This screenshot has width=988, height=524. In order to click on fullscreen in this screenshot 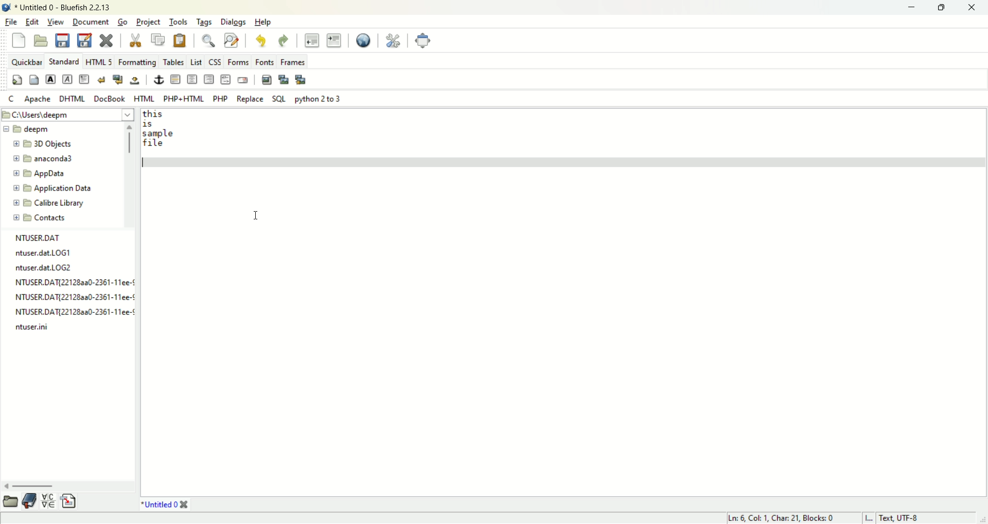, I will do `click(422, 39)`.